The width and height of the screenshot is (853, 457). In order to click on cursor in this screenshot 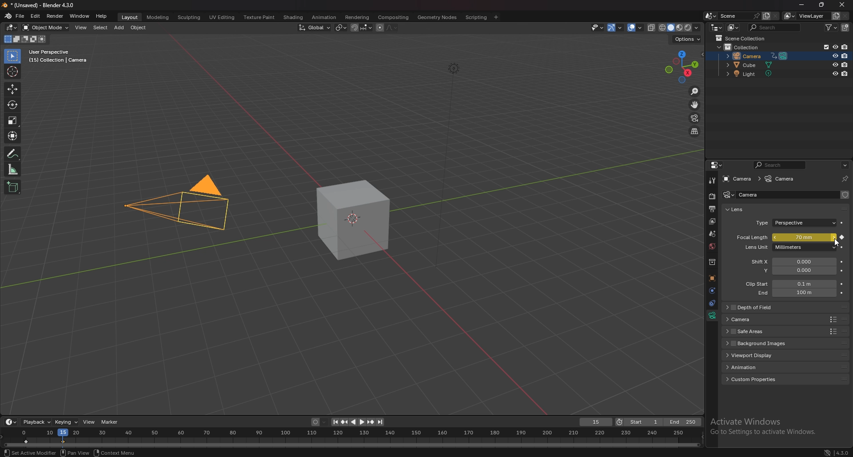, I will do `click(14, 71)`.